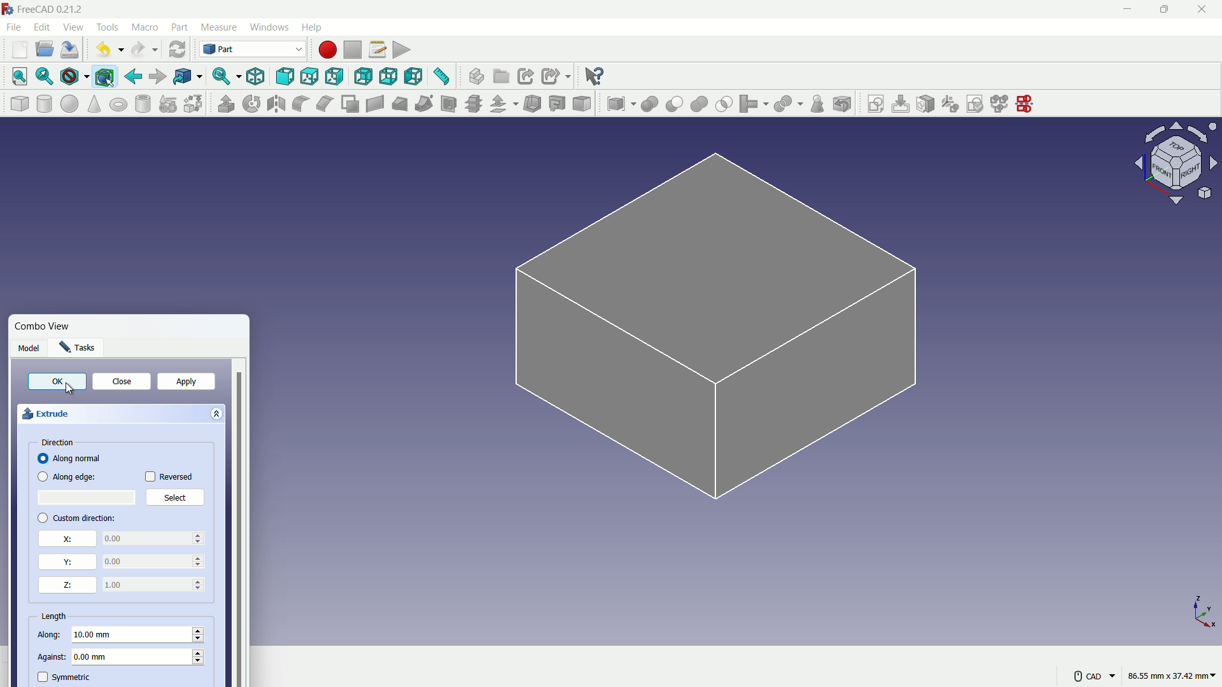 This screenshot has width=1222, height=687. I want to click on create part, so click(477, 76).